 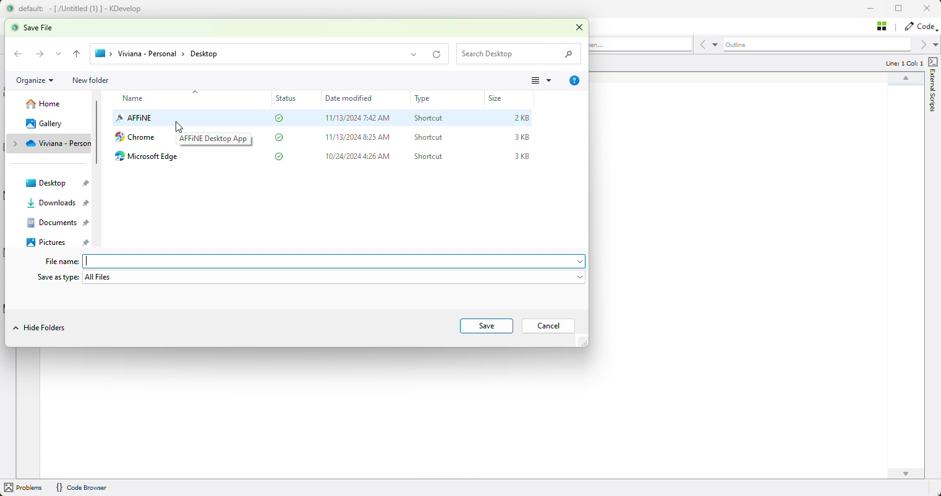 What do you see at coordinates (336, 278) in the screenshot?
I see `save as type input field` at bounding box center [336, 278].